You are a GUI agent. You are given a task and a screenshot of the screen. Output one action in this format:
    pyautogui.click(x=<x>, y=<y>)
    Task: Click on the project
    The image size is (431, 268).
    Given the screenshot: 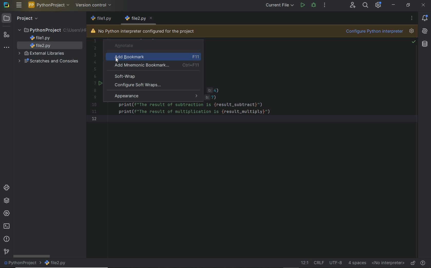 What is the action you would take?
    pyautogui.click(x=21, y=18)
    